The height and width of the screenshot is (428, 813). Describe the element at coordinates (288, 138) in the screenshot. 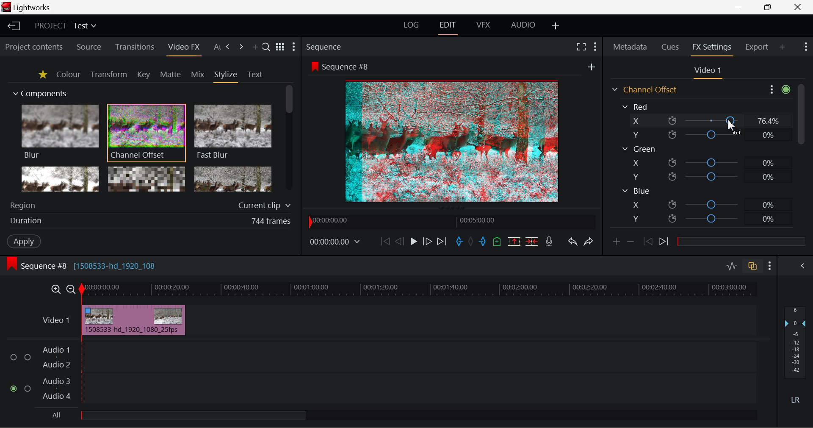

I see `Scroll Bar` at that location.